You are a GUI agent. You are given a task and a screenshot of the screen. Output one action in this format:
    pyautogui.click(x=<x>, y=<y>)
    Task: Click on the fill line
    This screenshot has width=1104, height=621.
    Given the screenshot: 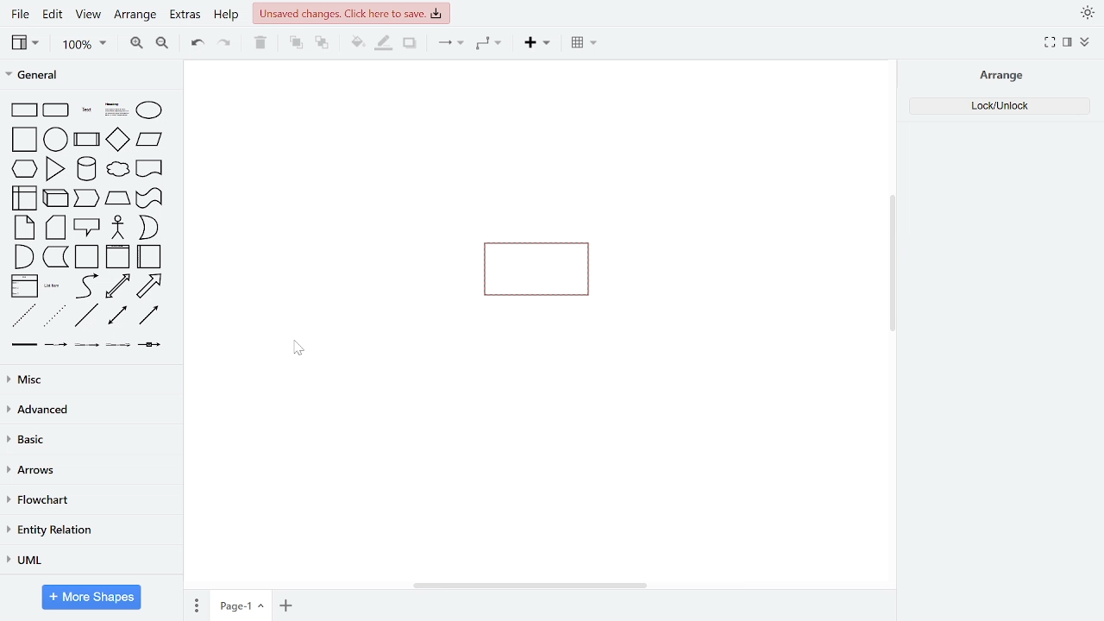 What is the action you would take?
    pyautogui.click(x=385, y=43)
    